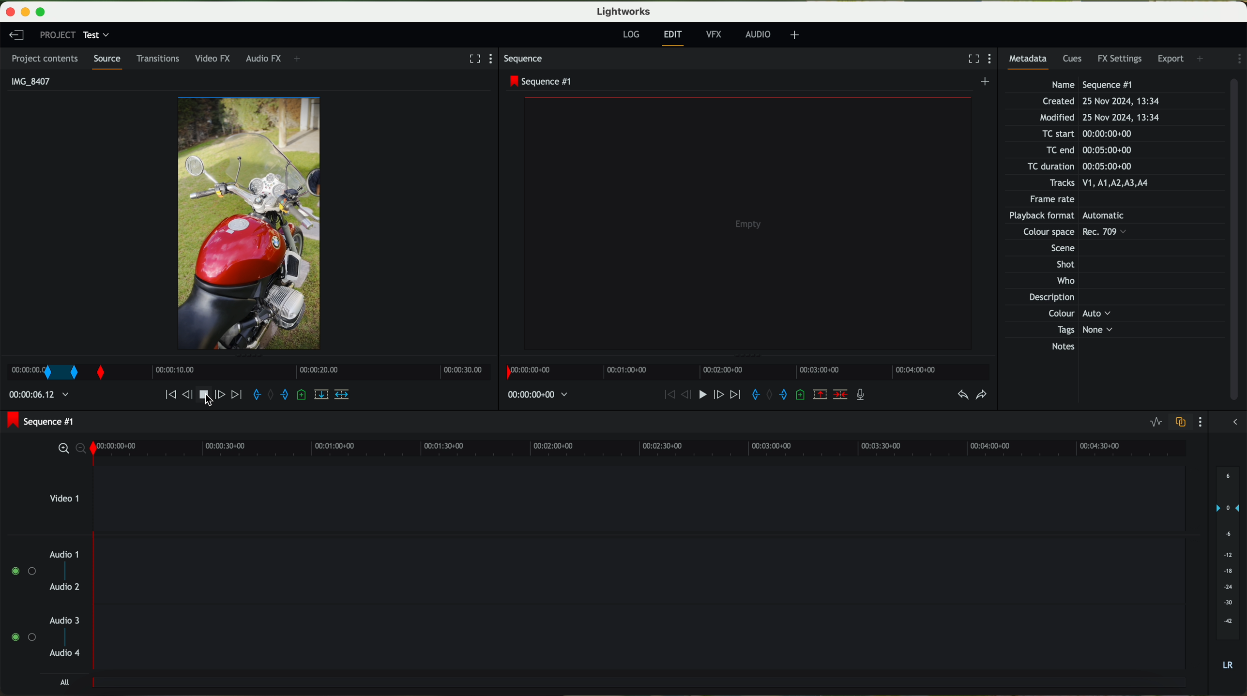  I want to click on video preview, so click(748, 222).